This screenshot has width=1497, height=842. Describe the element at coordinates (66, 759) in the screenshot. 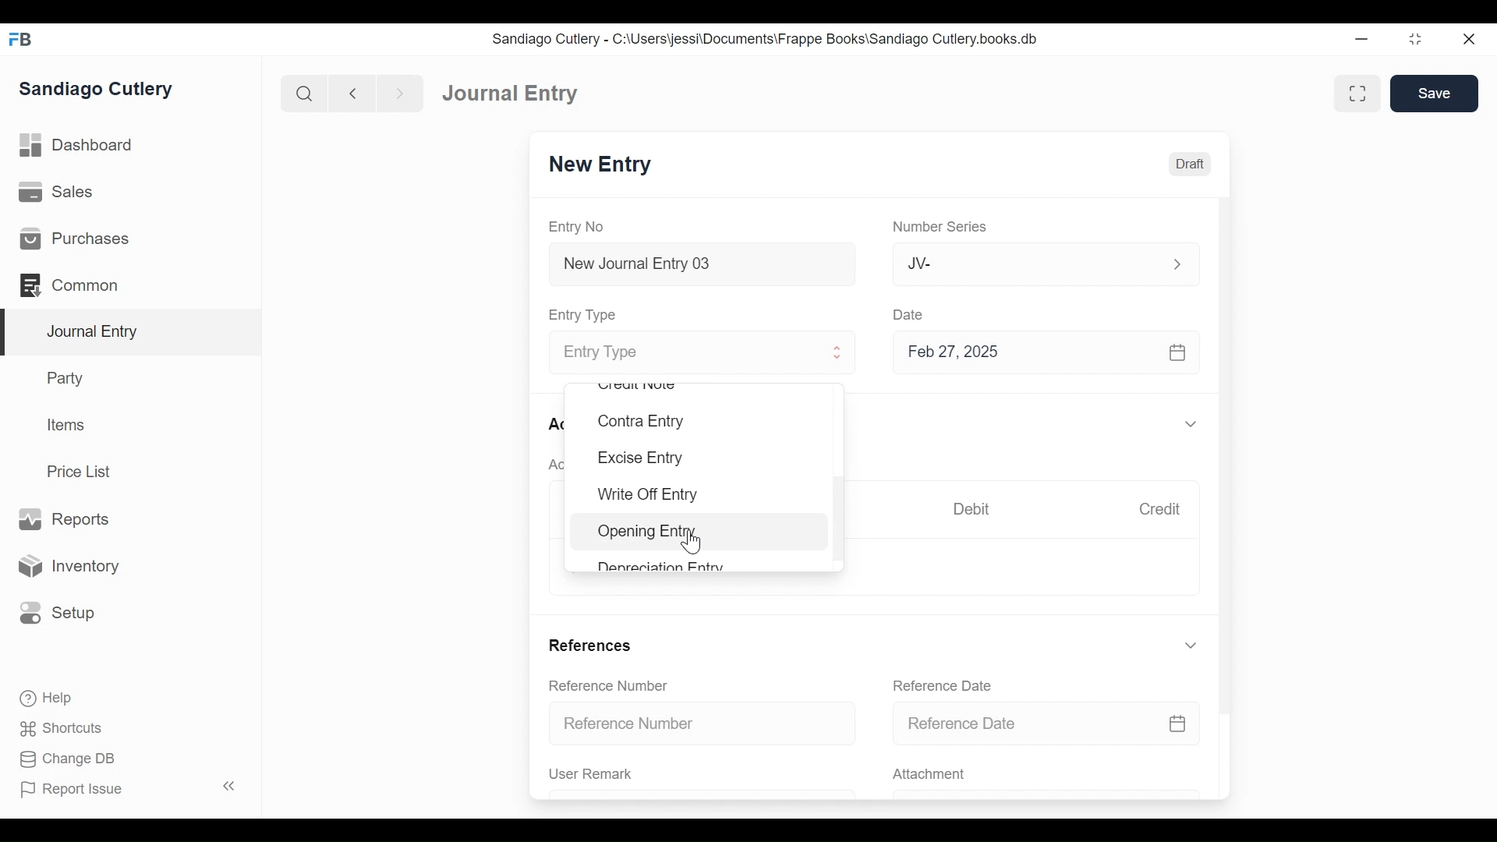

I see `Change DB` at that location.